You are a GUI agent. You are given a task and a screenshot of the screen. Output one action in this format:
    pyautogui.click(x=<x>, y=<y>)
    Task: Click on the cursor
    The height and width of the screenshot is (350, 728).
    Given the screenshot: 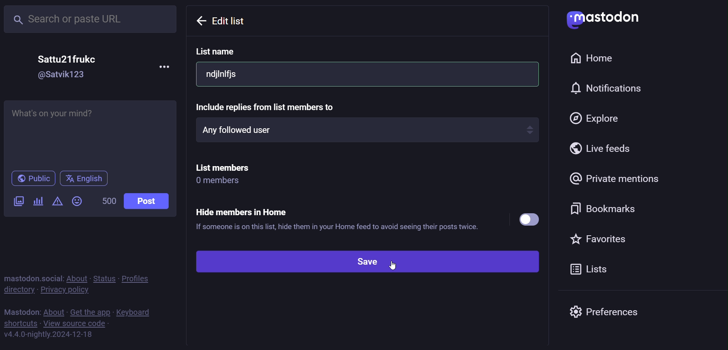 What is the action you would take?
    pyautogui.click(x=400, y=266)
    